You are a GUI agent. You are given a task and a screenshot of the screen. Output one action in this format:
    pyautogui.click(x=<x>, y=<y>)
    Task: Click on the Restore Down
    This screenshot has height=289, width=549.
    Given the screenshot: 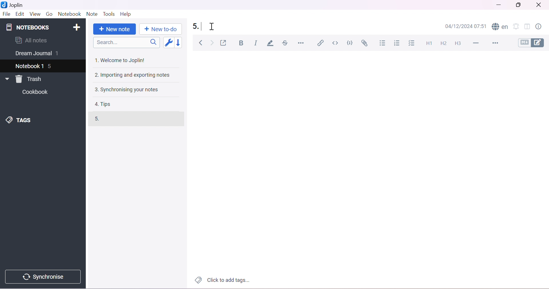 What is the action you would take?
    pyautogui.click(x=521, y=5)
    